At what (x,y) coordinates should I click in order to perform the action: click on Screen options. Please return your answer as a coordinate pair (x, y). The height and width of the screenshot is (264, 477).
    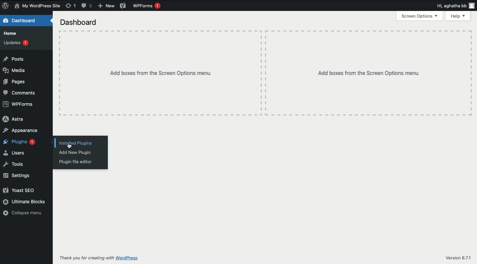
    Looking at the image, I should click on (421, 16).